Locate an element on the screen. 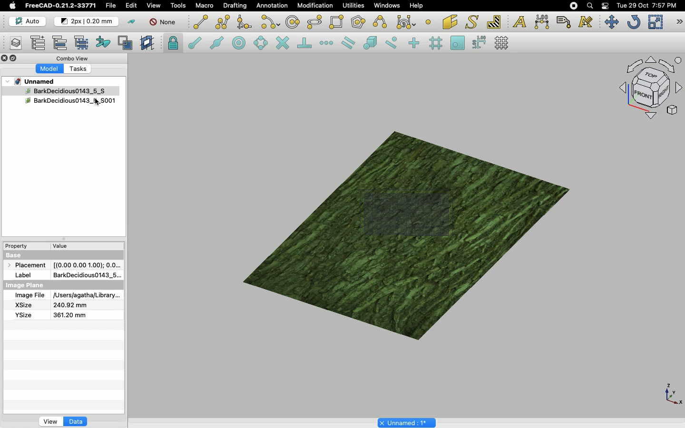 The image size is (685, 428). Property is located at coordinates (19, 246).